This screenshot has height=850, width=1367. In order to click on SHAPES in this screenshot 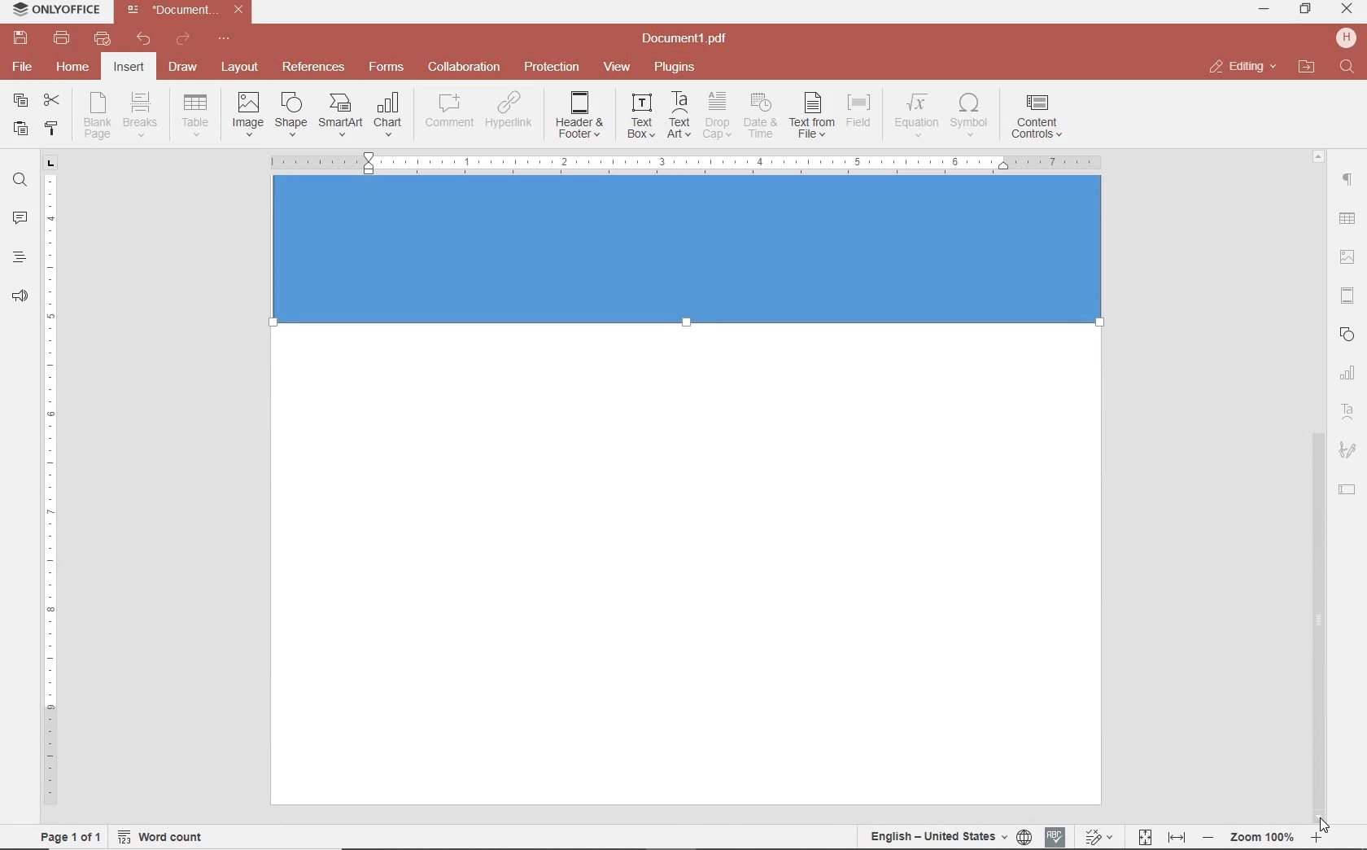, I will do `click(1348, 336)`.